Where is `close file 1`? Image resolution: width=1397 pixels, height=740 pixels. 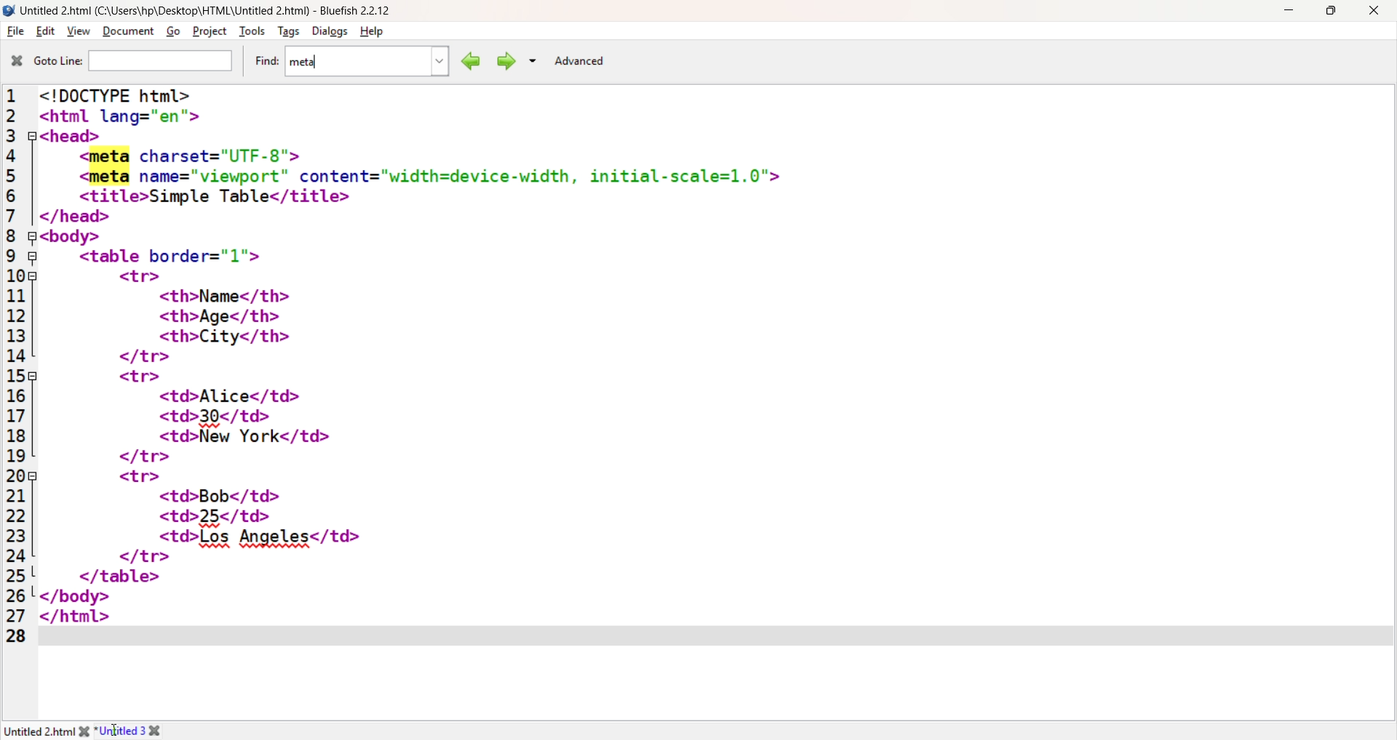
close file 1 is located at coordinates (82, 731).